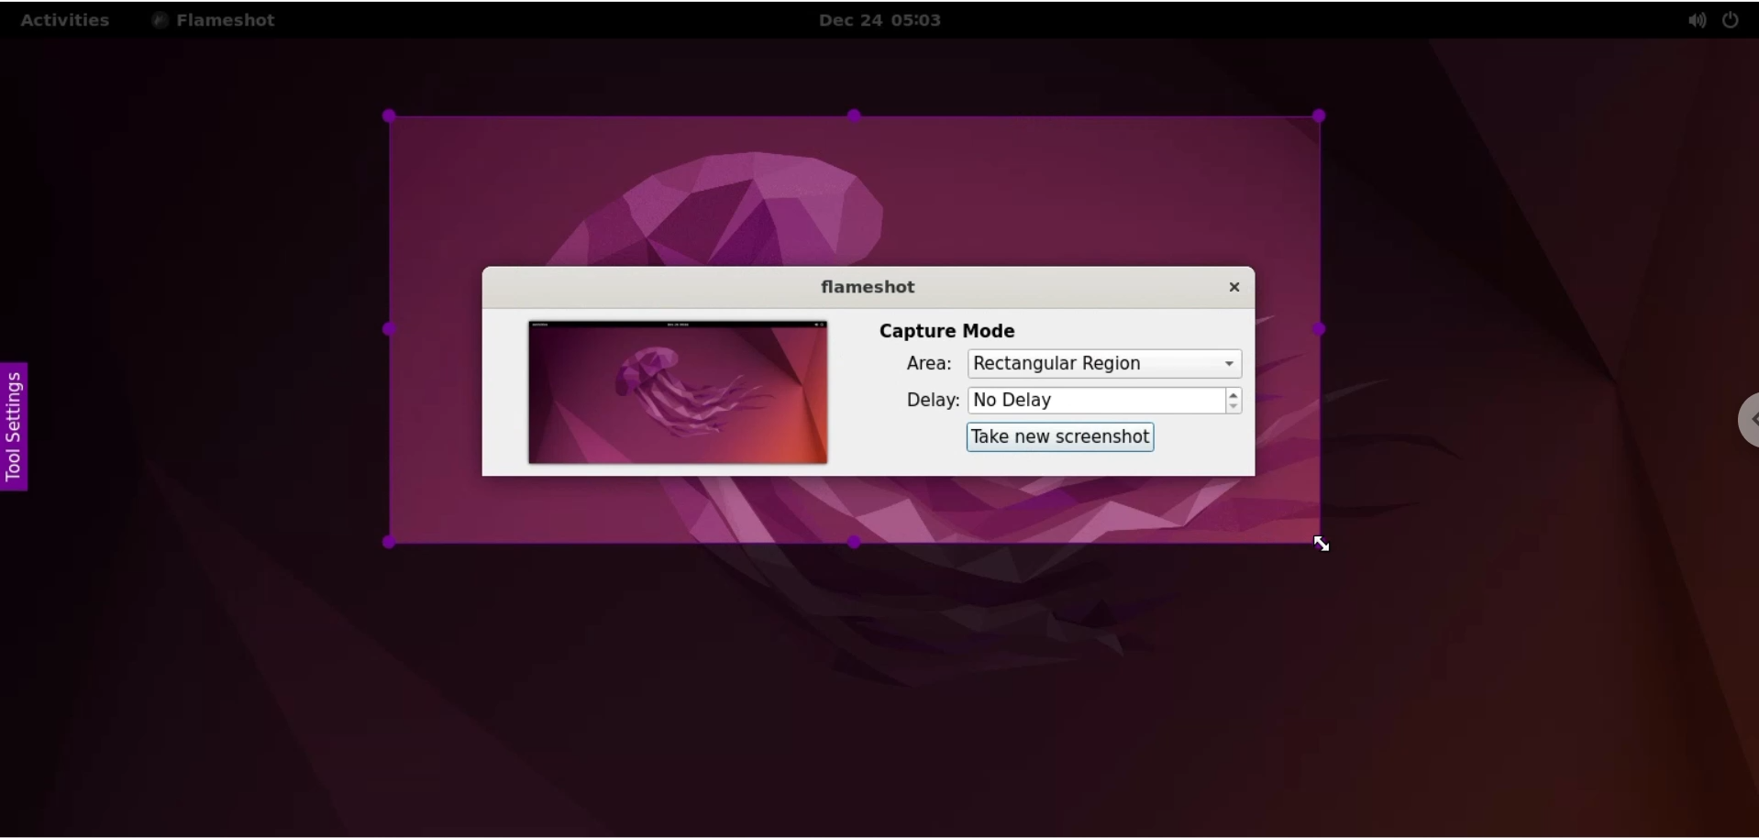 This screenshot has width=1759, height=838. Describe the element at coordinates (889, 20) in the screenshot. I see `Dec 24 05:03` at that location.